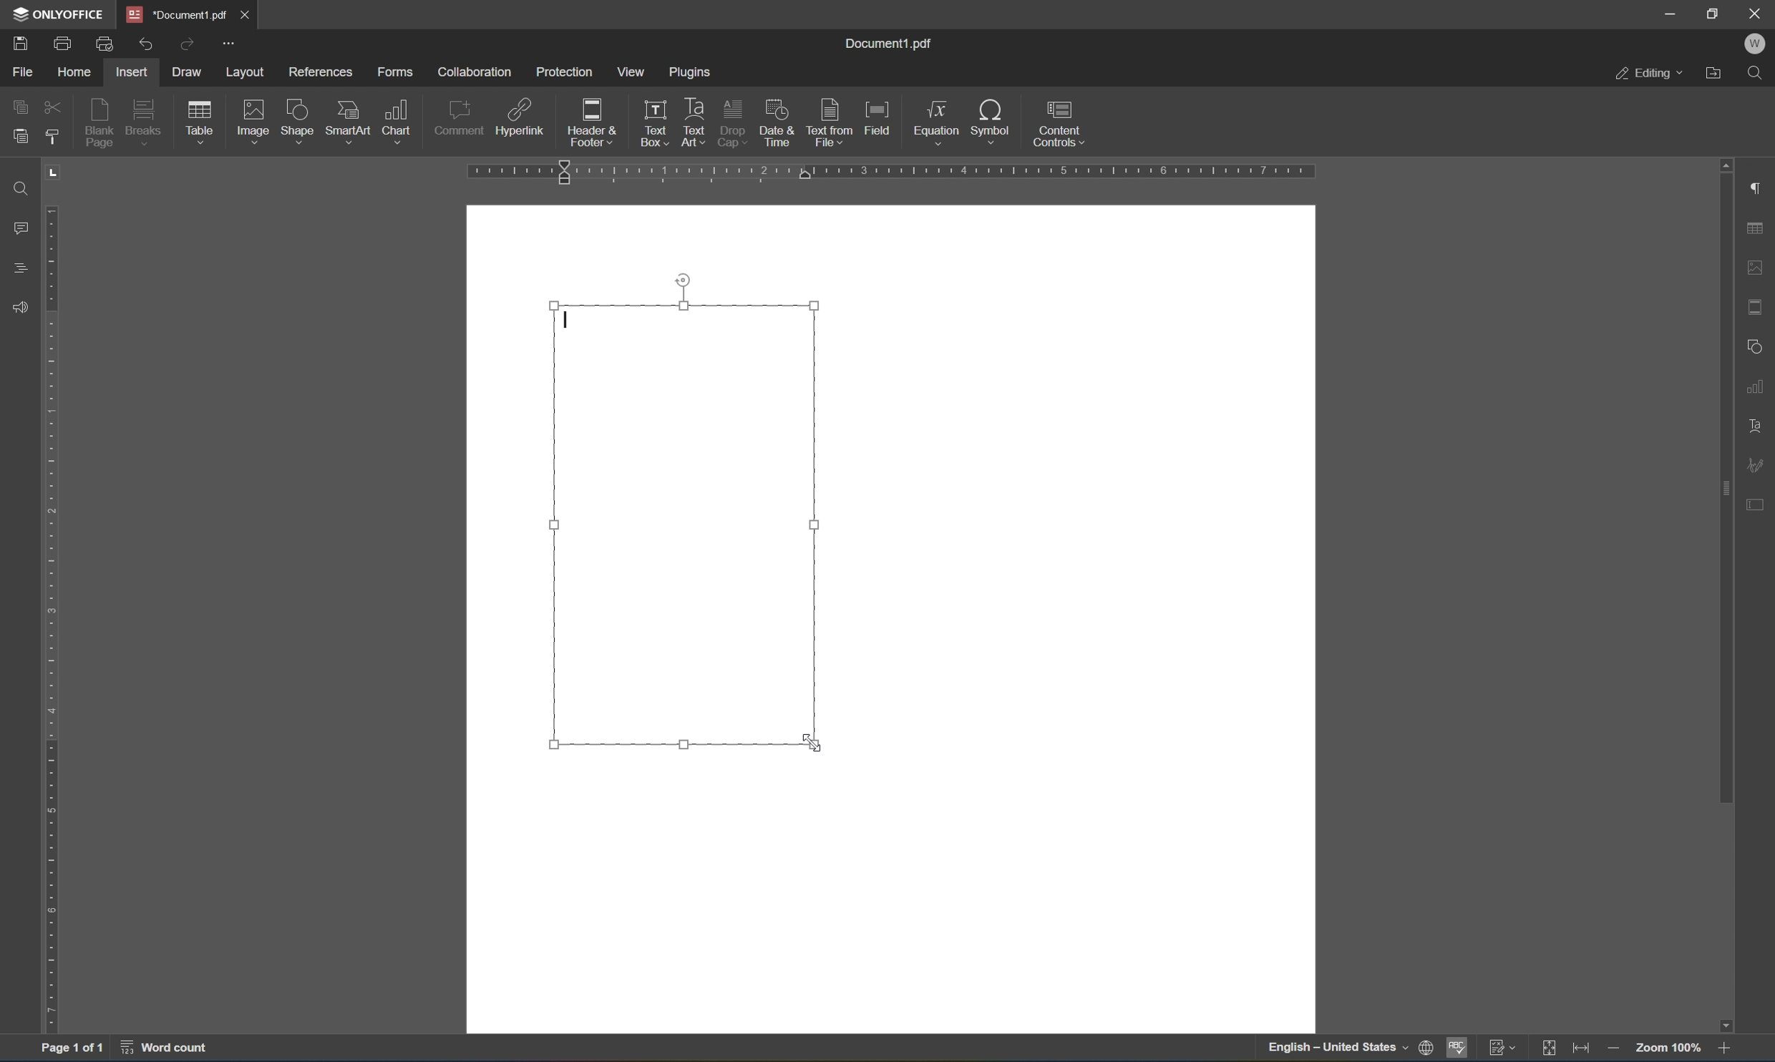  I want to click on header and footer, so click(593, 124).